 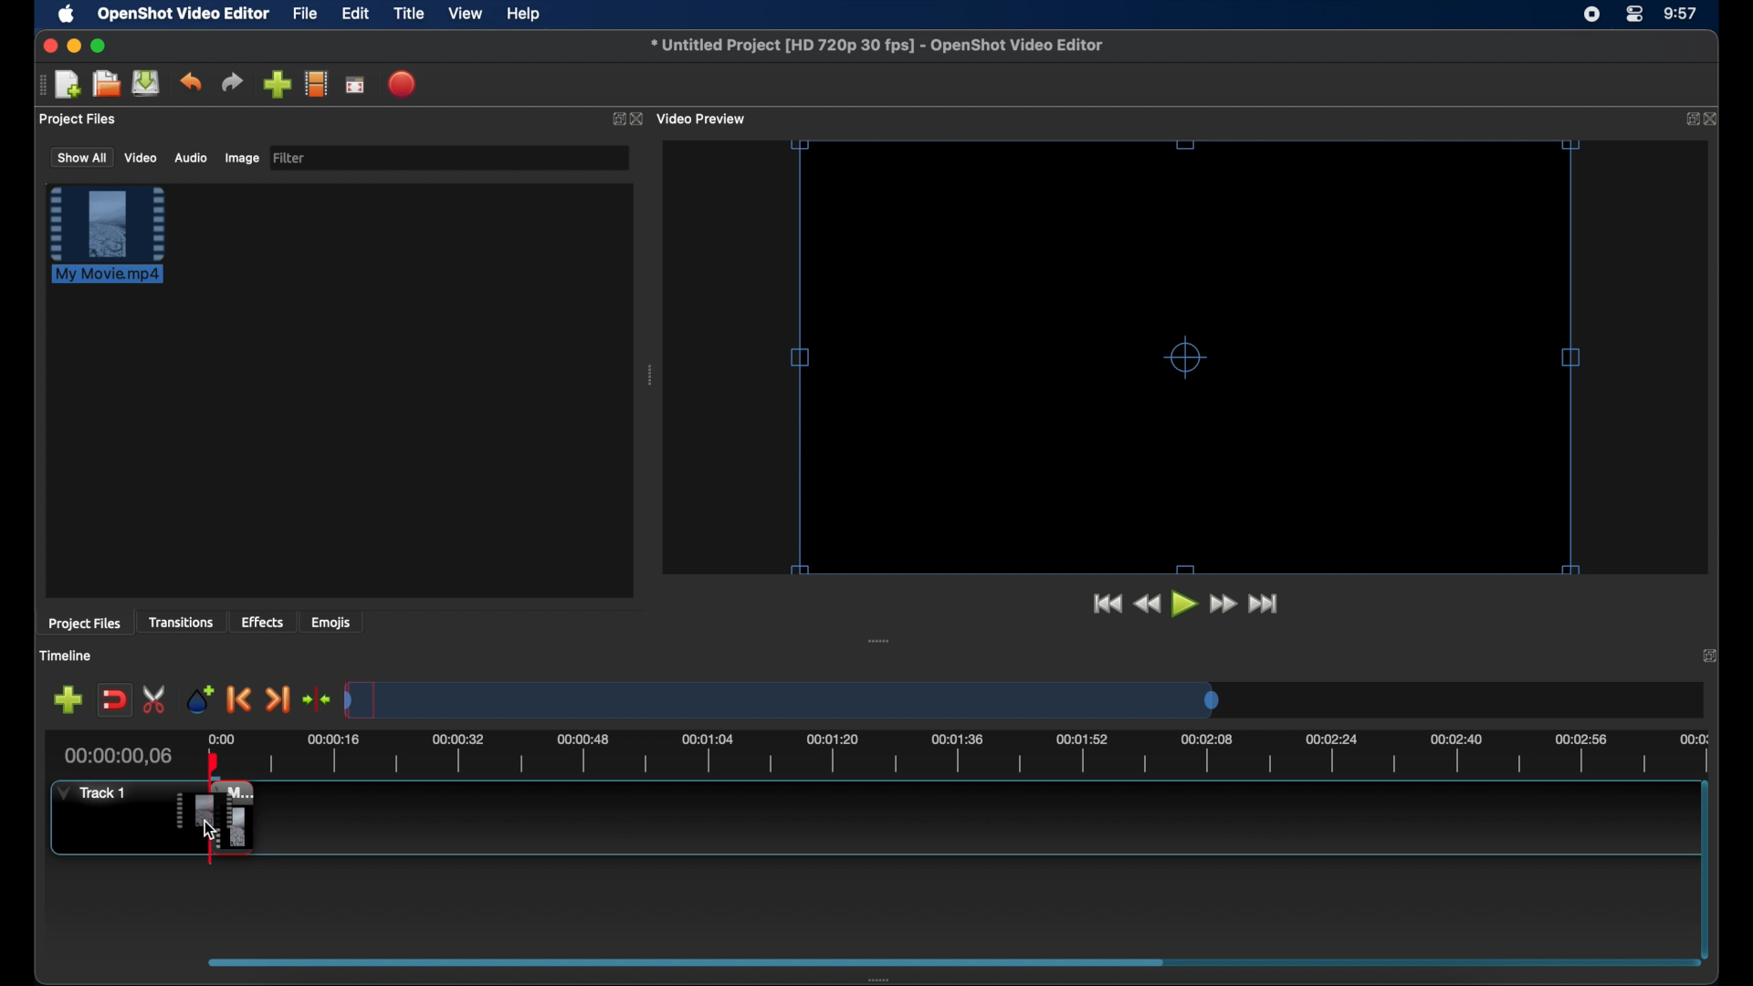 What do you see at coordinates (355, 15) in the screenshot?
I see `edit` at bounding box center [355, 15].